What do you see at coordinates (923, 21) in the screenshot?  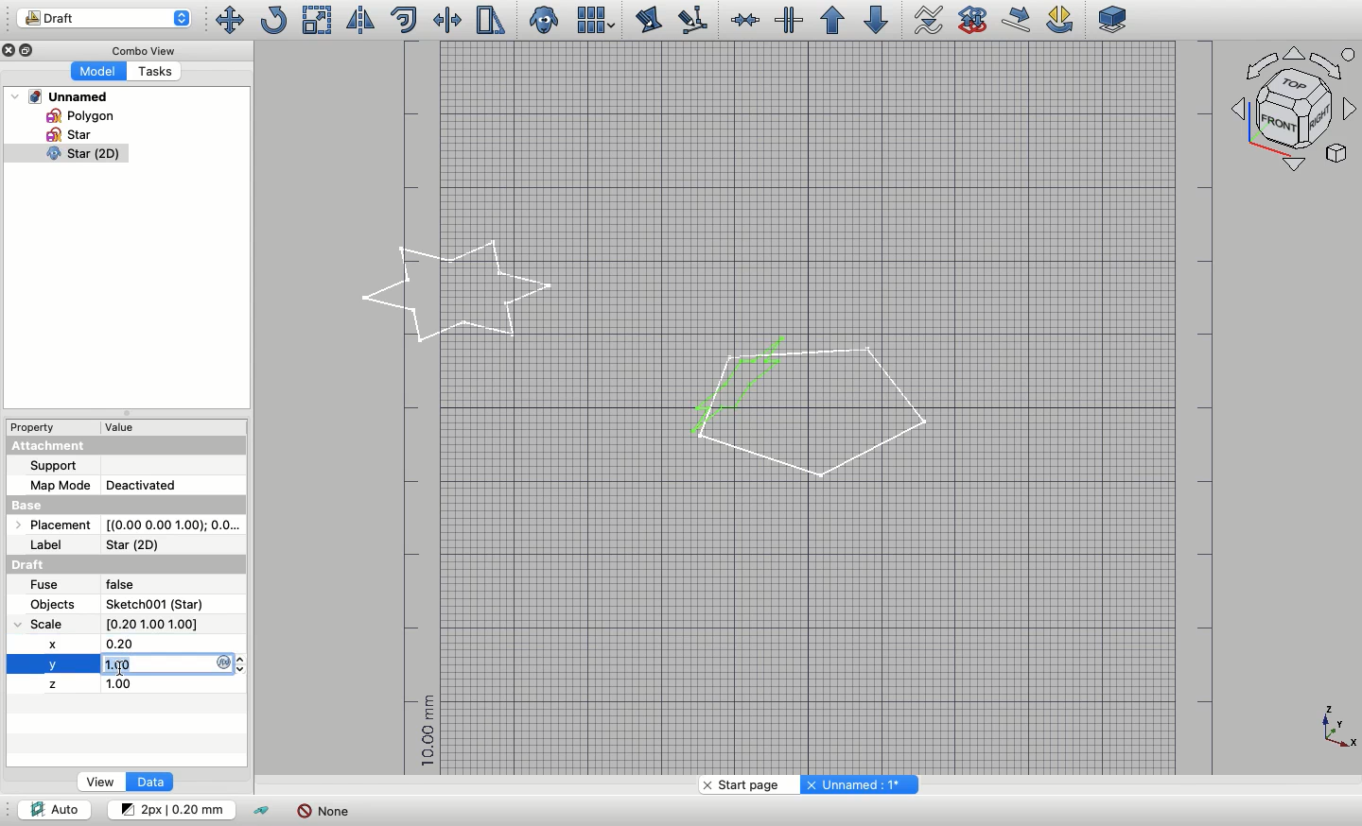 I see `Wire to b-spline` at bounding box center [923, 21].